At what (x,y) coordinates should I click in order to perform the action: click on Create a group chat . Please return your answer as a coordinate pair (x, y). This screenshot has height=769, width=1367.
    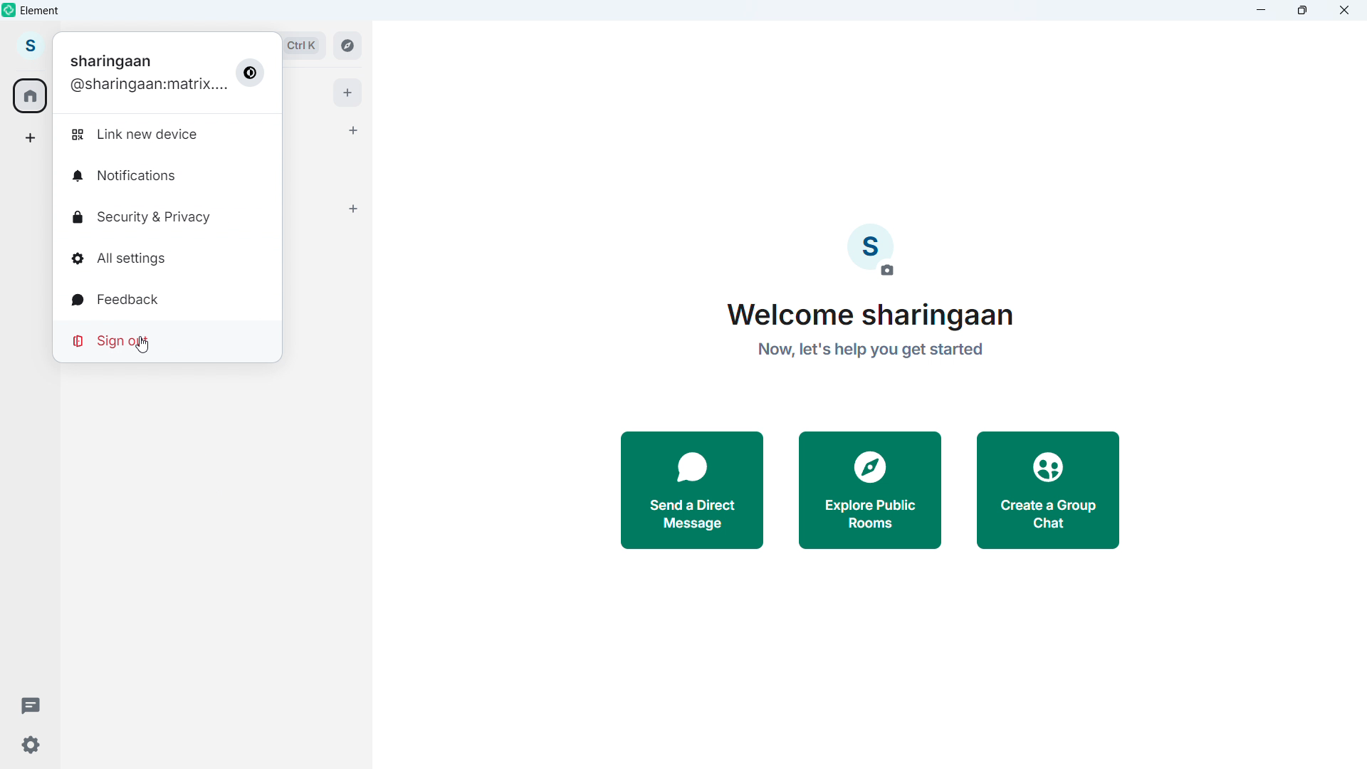
    Looking at the image, I should click on (1051, 491).